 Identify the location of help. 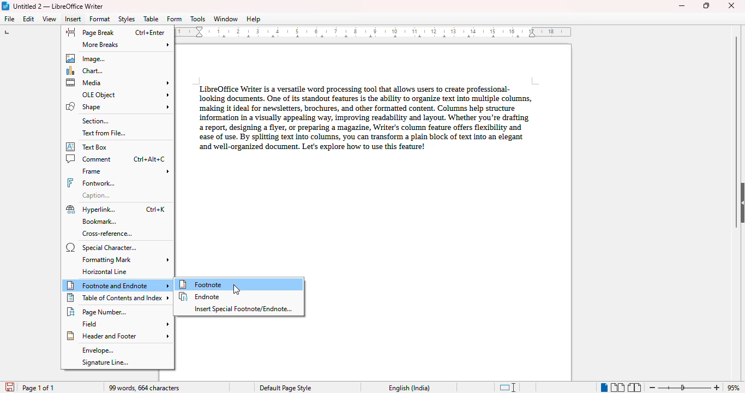
(253, 19).